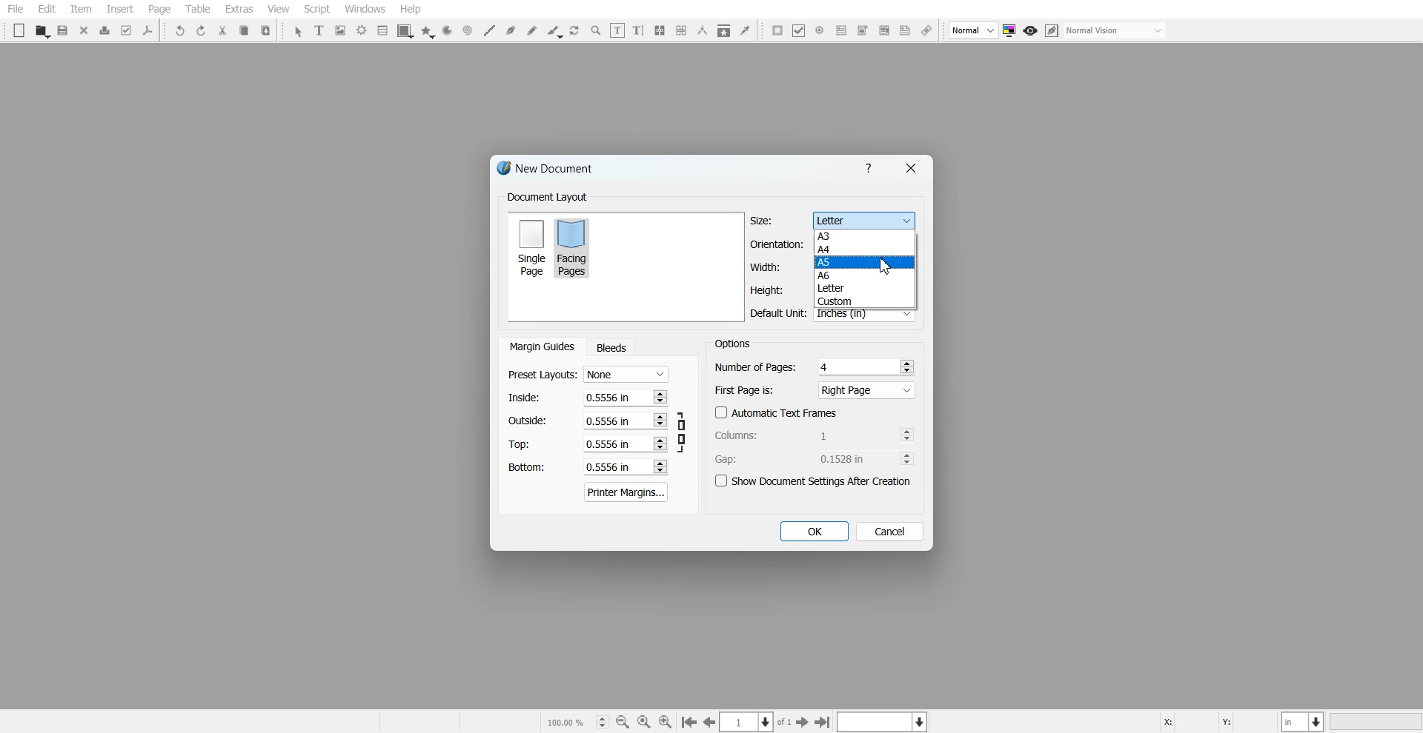 This screenshot has height=733, width=1423. What do you see at coordinates (644, 721) in the screenshot?
I see `Zoom to 100%` at bounding box center [644, 721].